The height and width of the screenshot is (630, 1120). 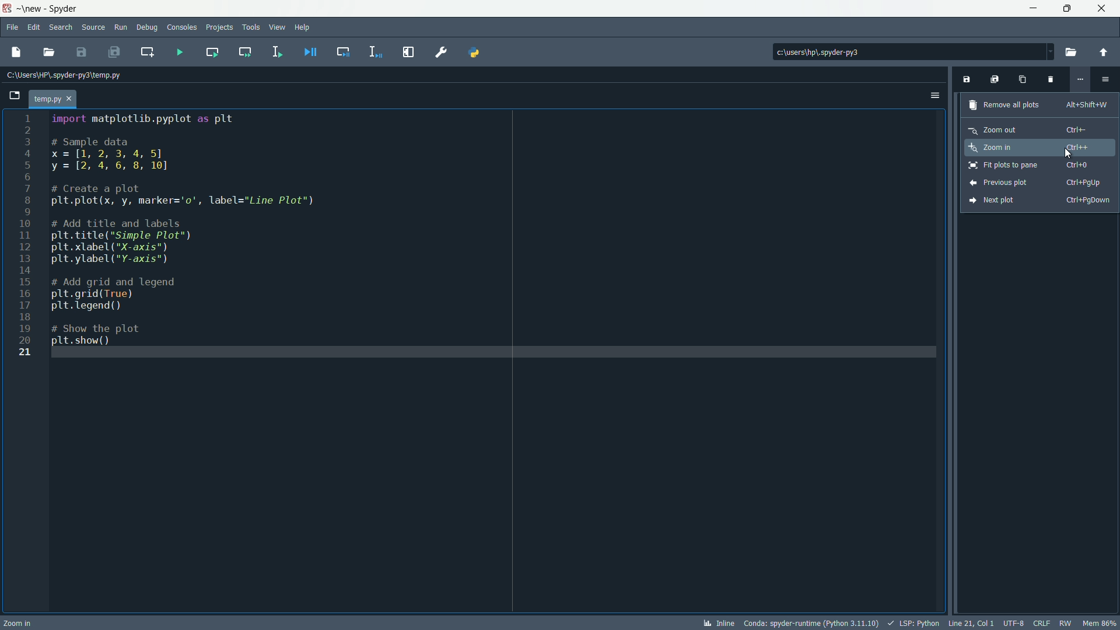 What do you see at coordinates (1035, 183) in the screenshot?
I see `previous plot` at bounding box center [1035, 183].